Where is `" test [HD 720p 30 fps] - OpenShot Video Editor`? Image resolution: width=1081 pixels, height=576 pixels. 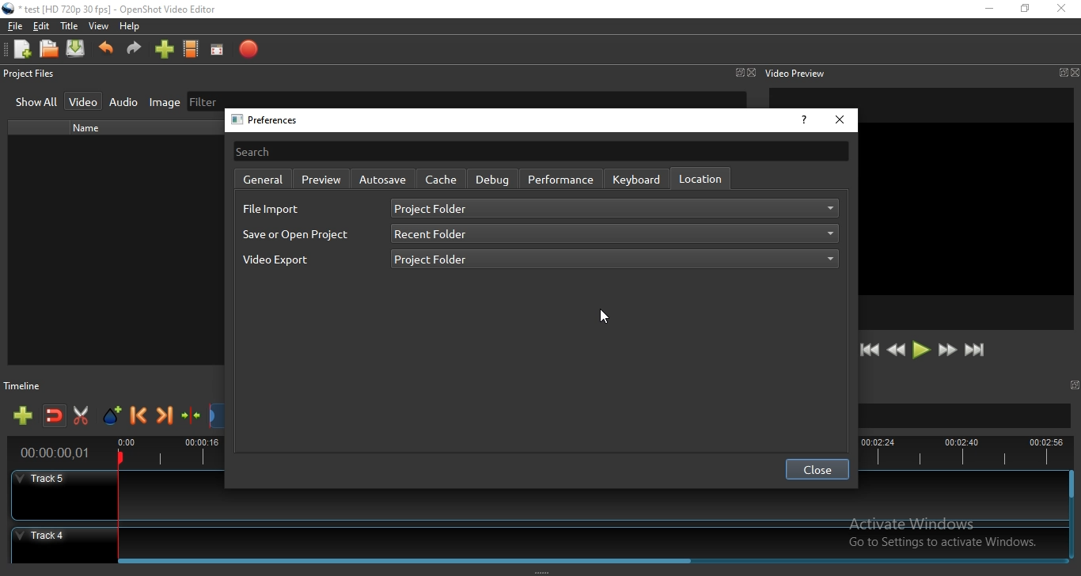 " test [HD 720p 30 fps] - OpenShot Video Editor is located at coordinates (118, 11).